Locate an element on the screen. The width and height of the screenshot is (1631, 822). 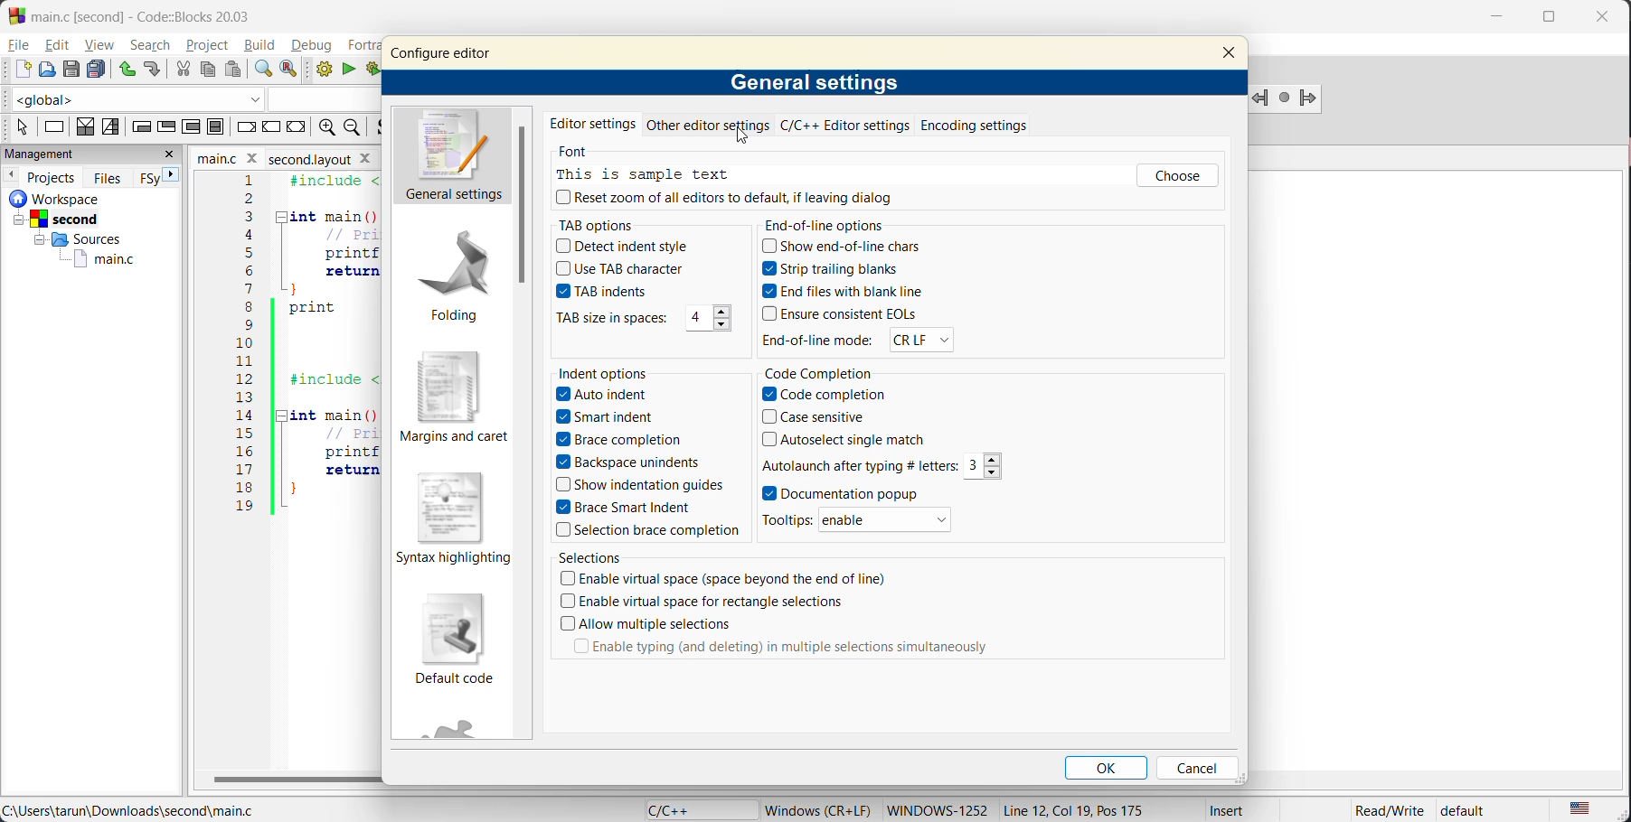
select is located at coordinates (22, 126).